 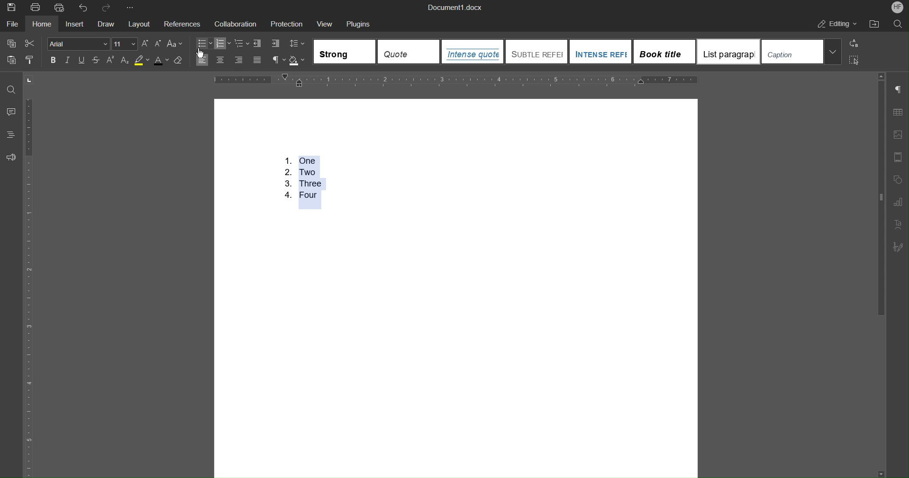 I want to click on Plugins, so click(x=360, y=23).